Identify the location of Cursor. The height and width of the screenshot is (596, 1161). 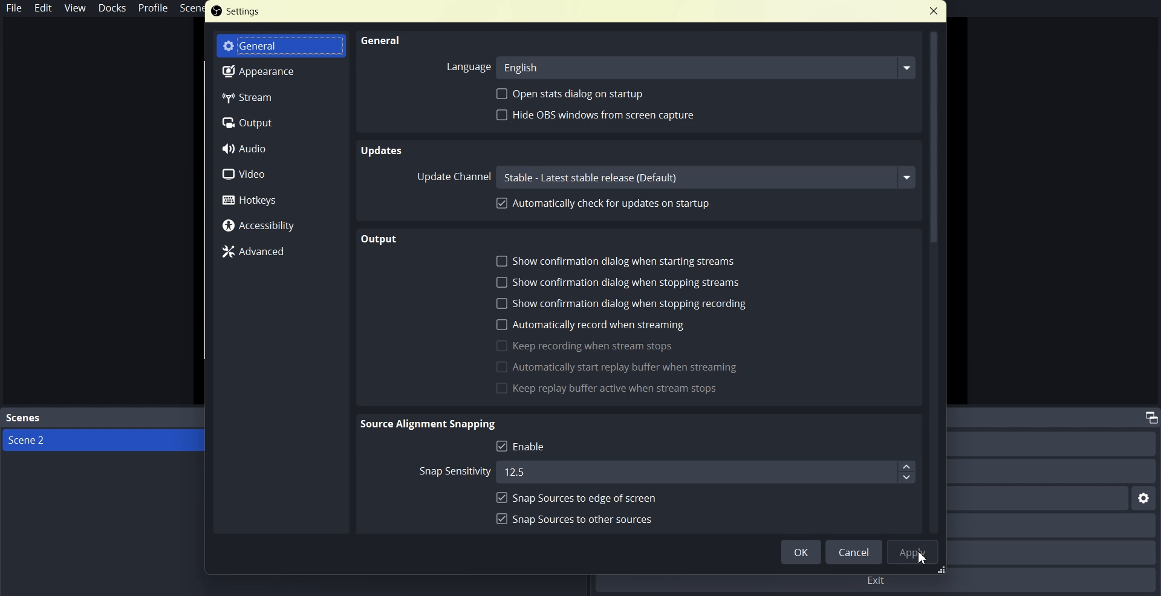
(923, 557).